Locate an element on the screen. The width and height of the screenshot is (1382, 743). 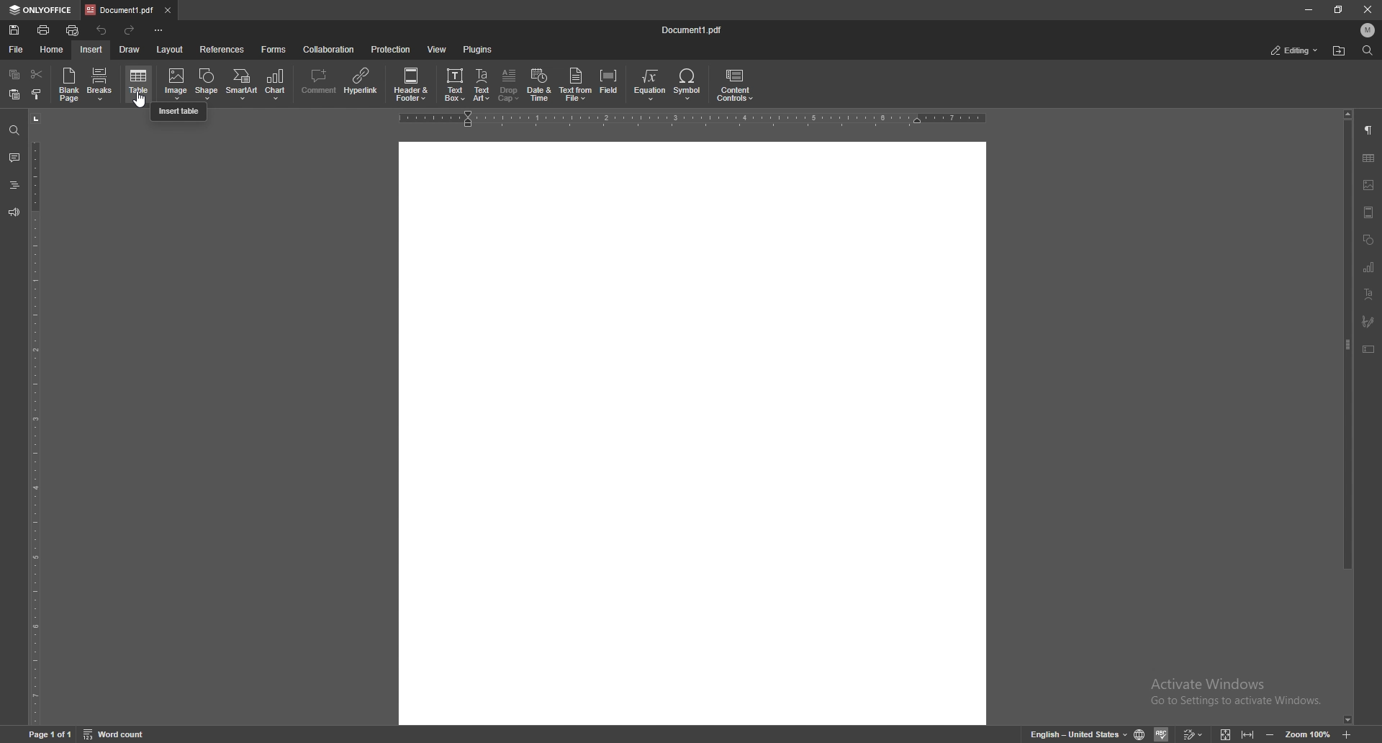
fit to width is located at coordinates (1248, 735).